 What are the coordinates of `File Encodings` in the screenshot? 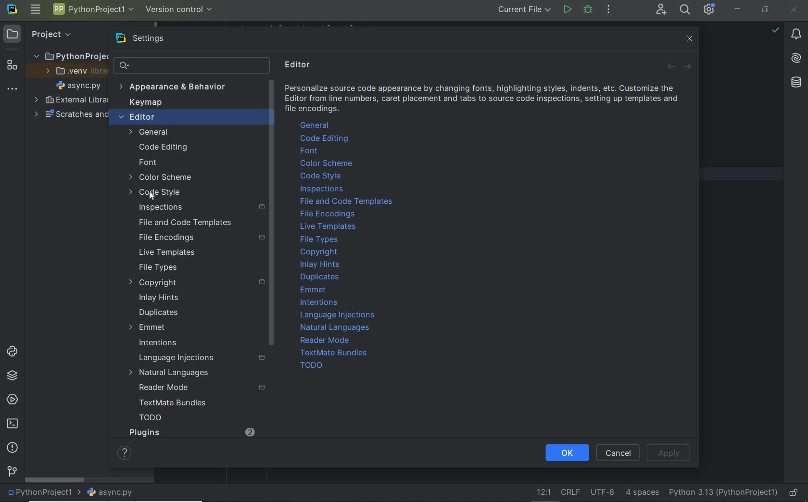 It's located at (199, 237).